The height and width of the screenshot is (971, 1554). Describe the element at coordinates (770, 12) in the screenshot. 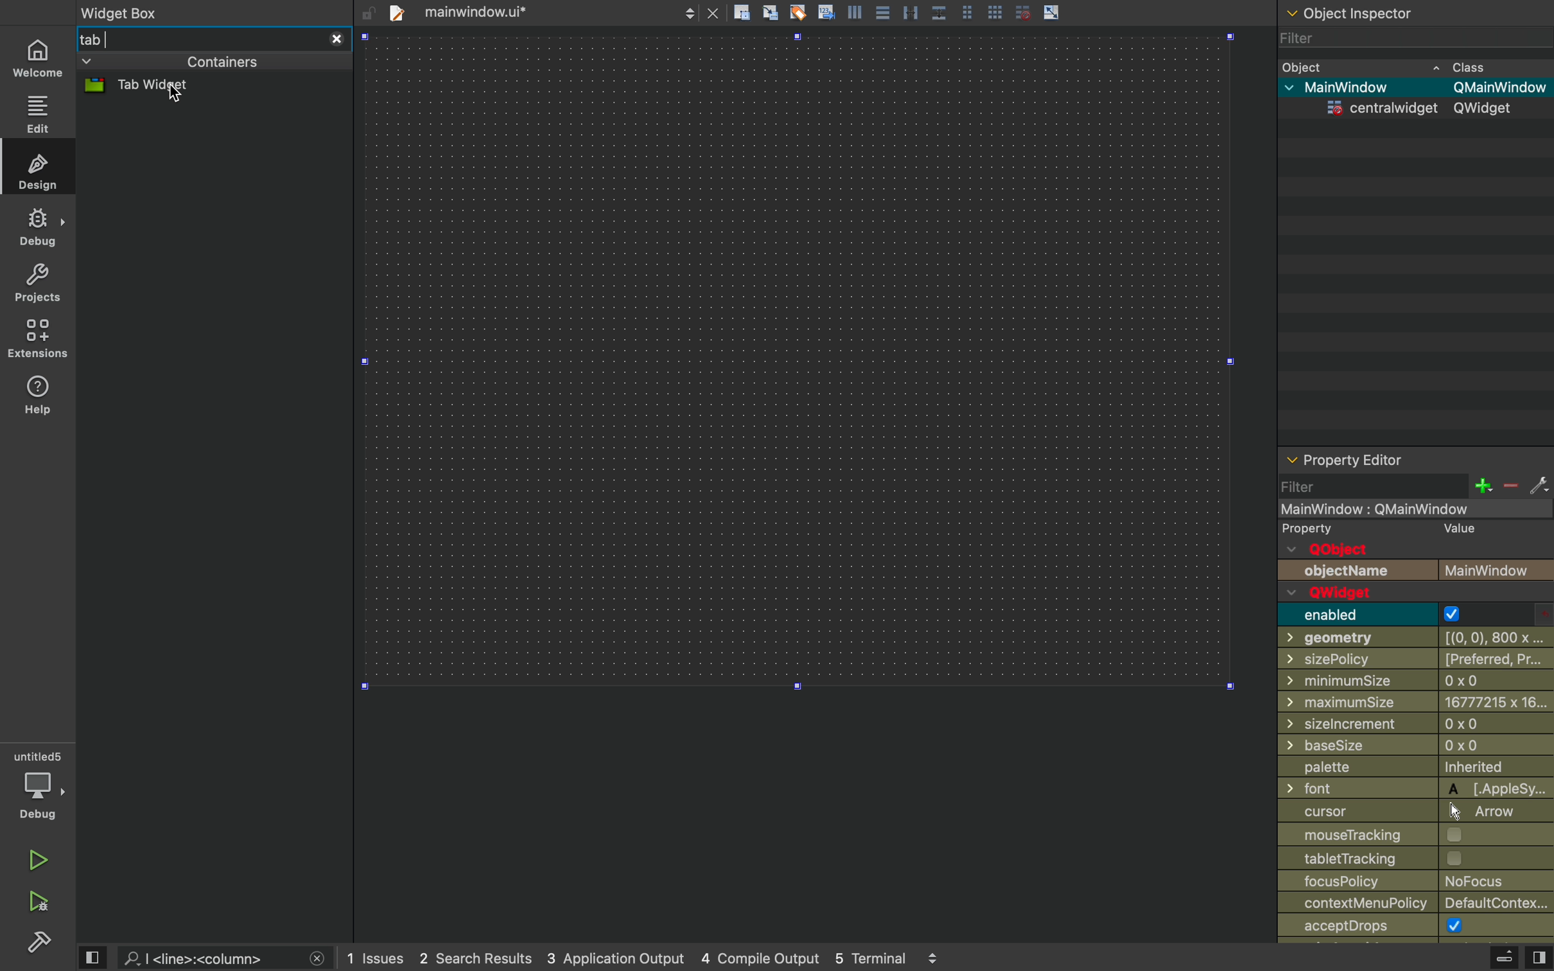

I see `align grid` at that location.